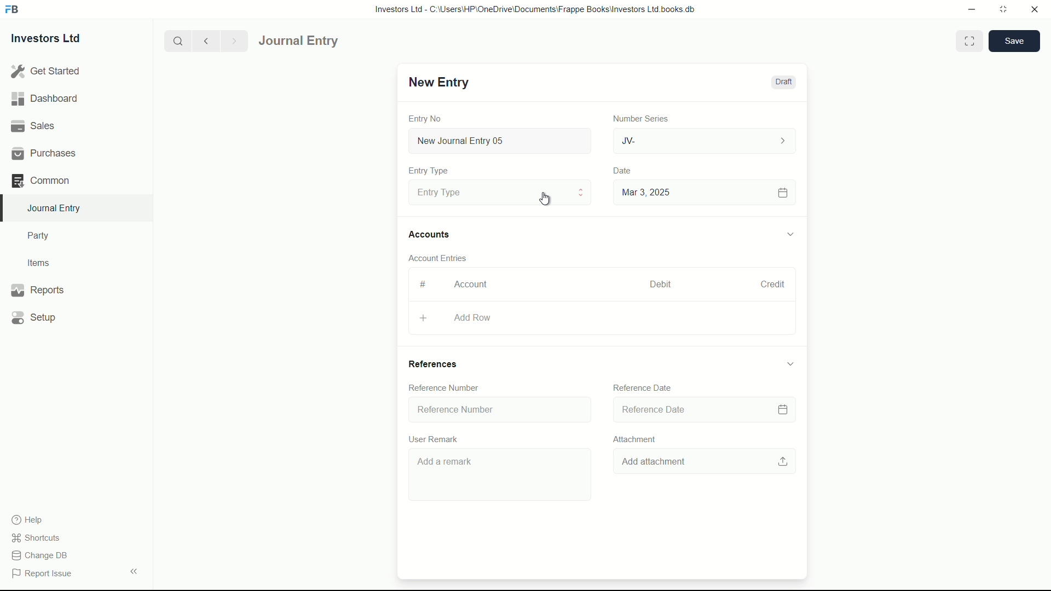 Image resolution: width=1051 pixels, height=591 pixels. What do you see at coordinates (426, 117) in the screenshot?
I see `Entry No` at bounding box center [426, 117].